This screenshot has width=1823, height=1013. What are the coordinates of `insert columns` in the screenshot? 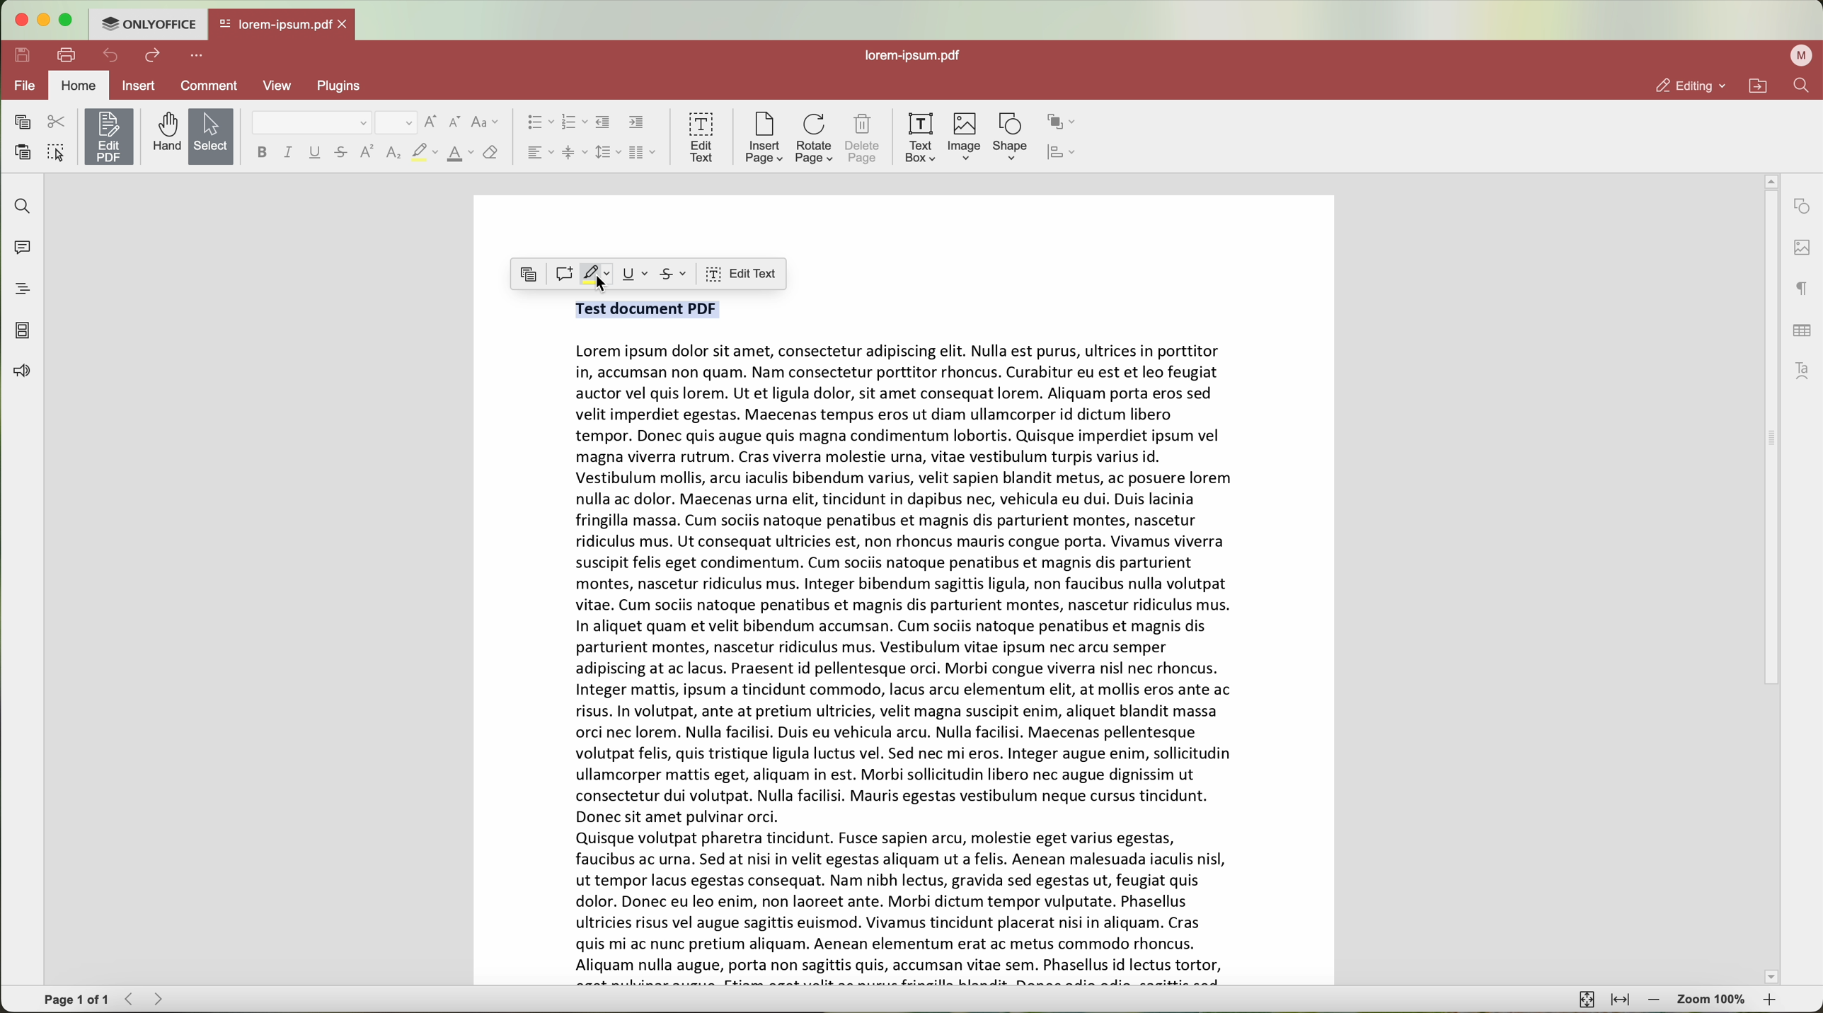 It's located at (642, 153).